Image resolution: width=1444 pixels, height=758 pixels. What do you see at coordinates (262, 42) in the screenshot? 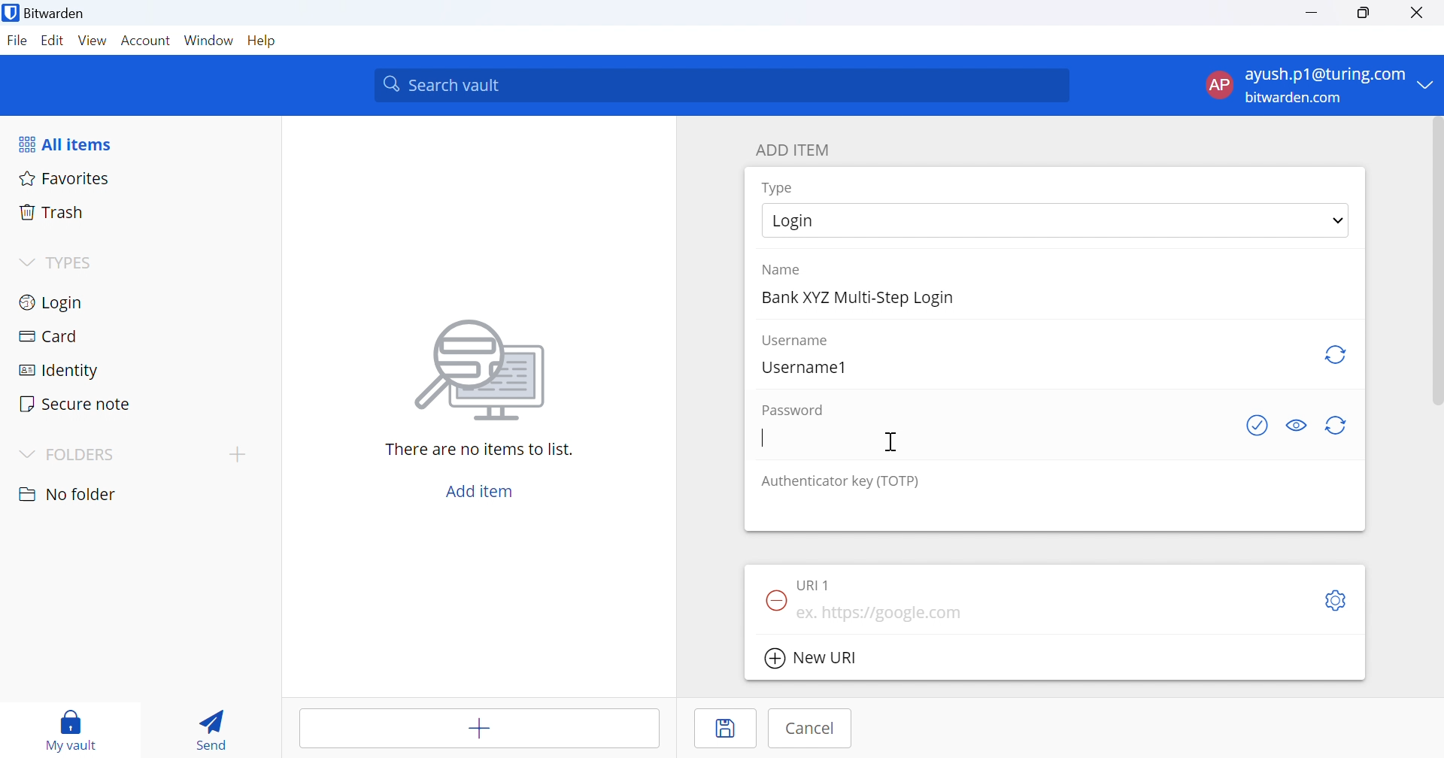
I see `Help` at bounding box center [262, 42].